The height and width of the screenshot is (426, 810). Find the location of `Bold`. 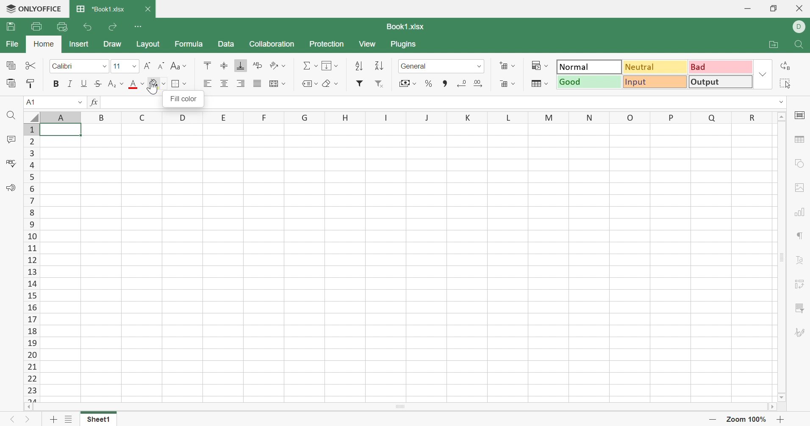

Bold is located at coordinates (55, 83).